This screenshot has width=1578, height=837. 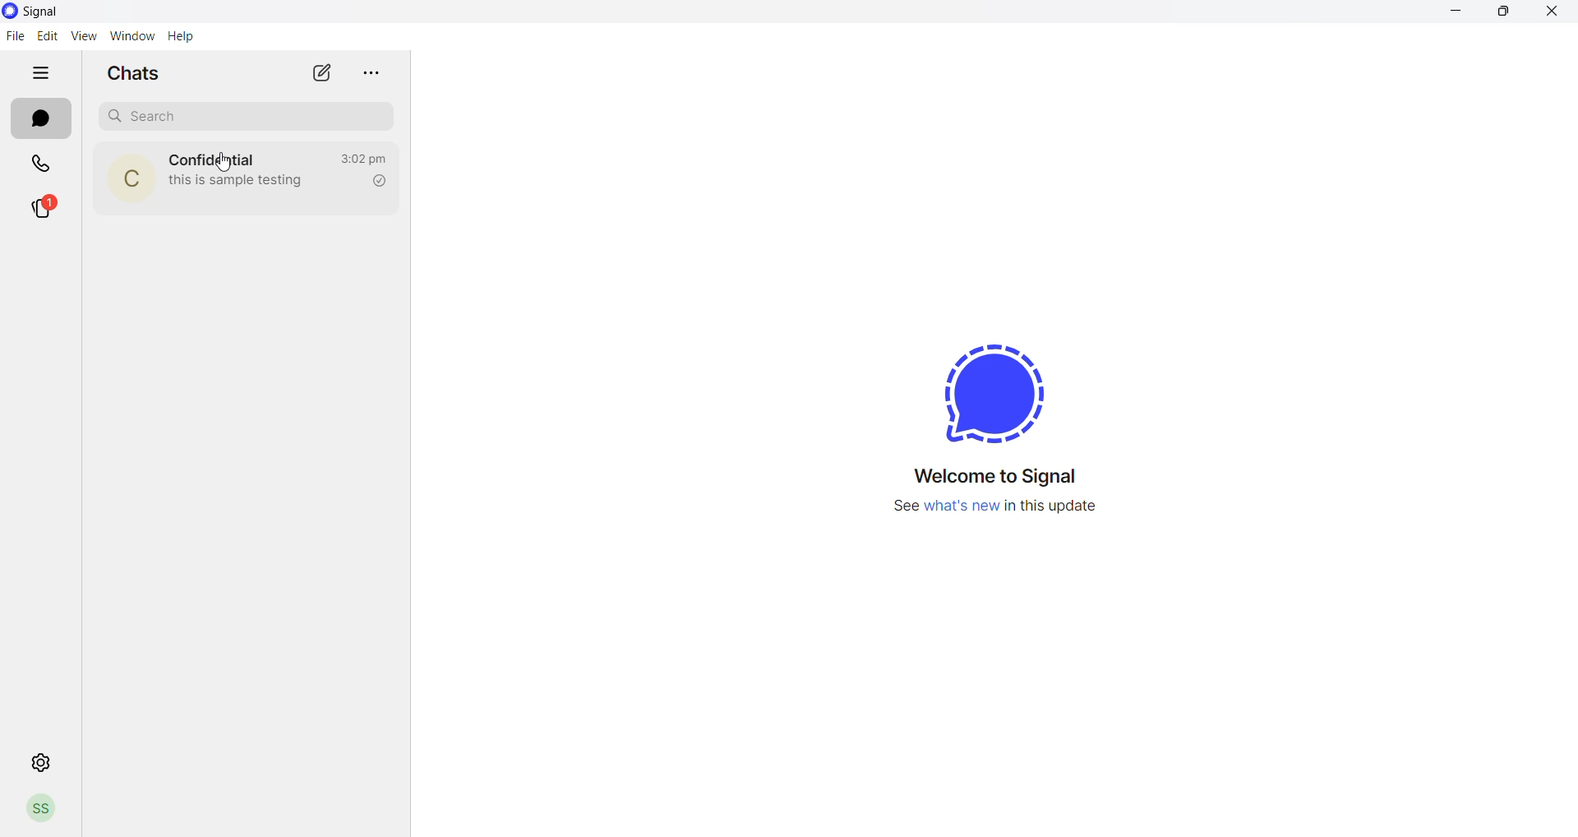 I want to click on welcome message, so click(x=992, y=478).